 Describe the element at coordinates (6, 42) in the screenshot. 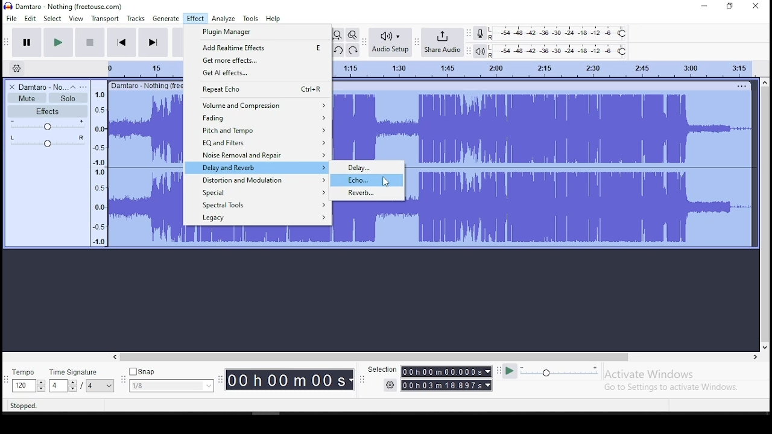

I see `` at that location.